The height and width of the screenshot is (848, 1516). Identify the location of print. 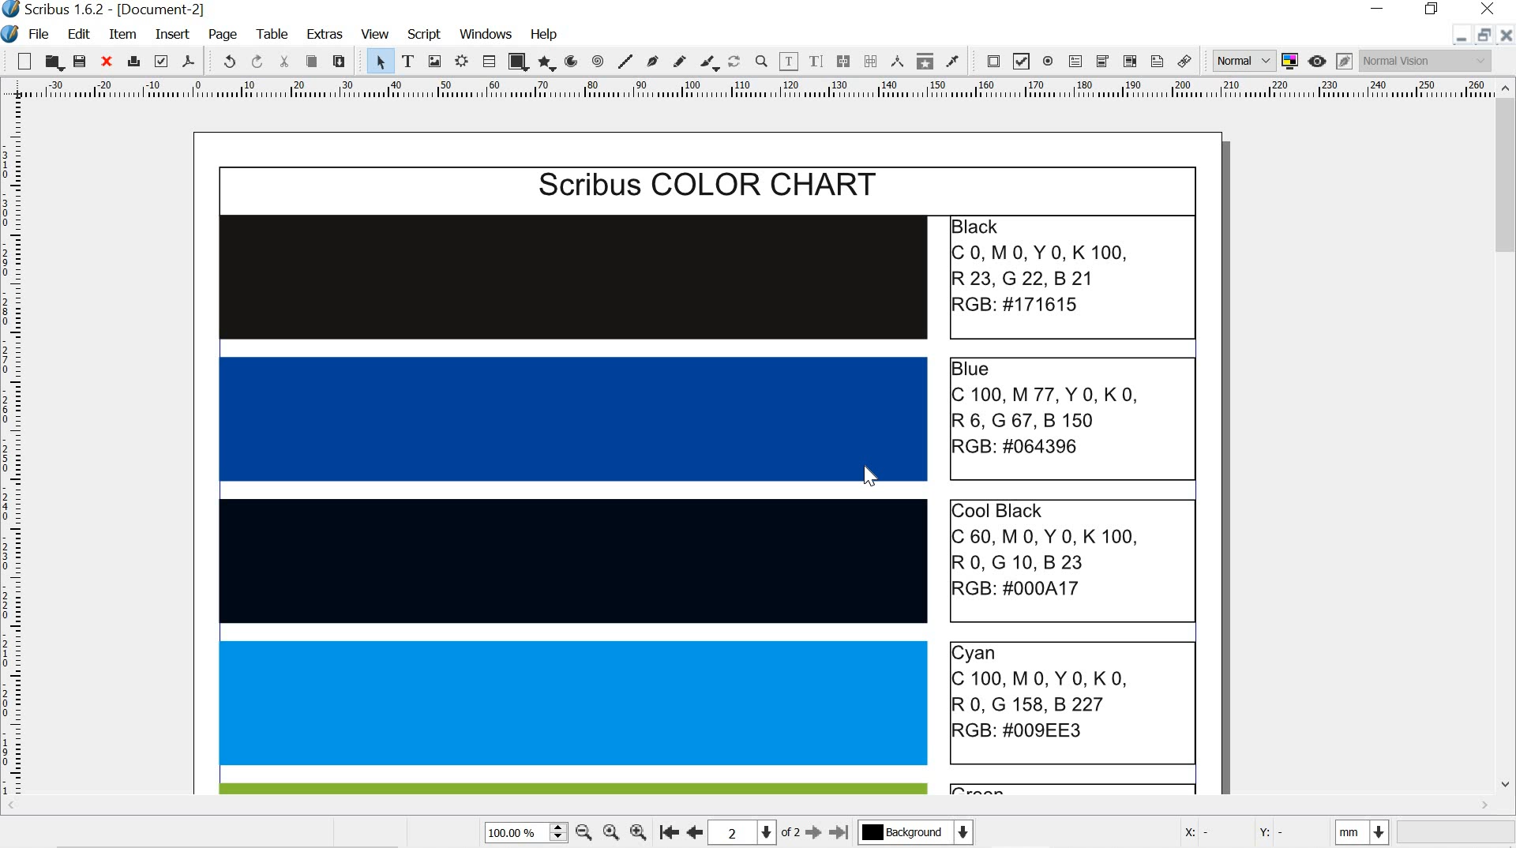
(133, 62).